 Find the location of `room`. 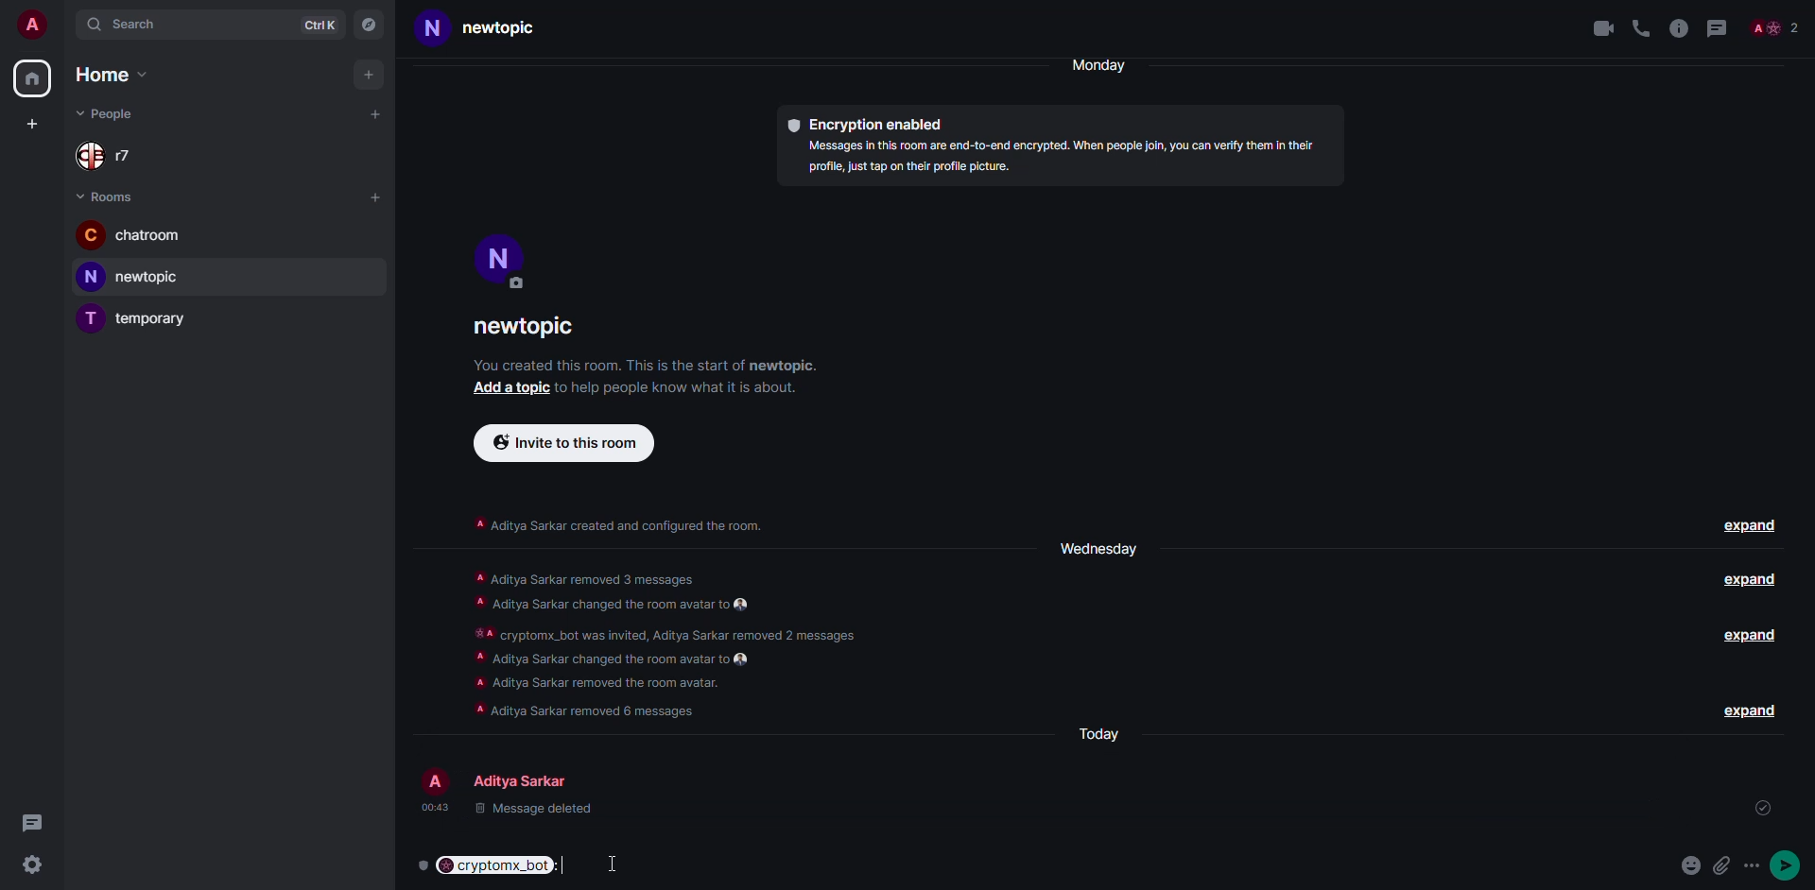

room is located at coordinates (493, 28).